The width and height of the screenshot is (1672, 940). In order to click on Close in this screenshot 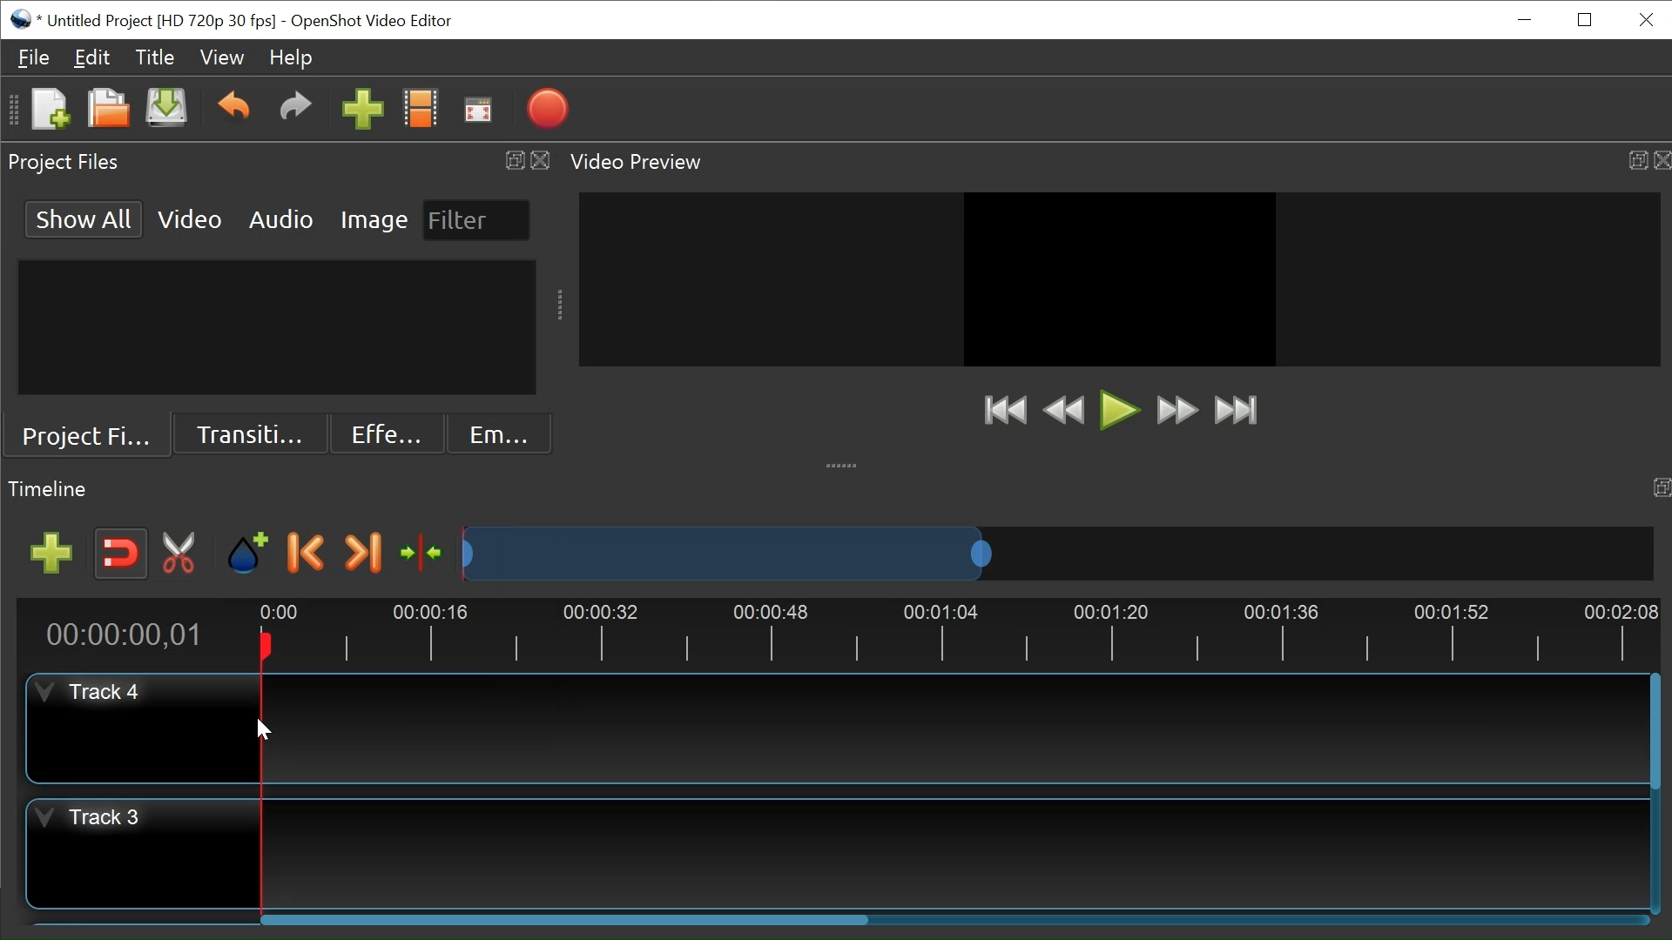, I will do `click(1643, 19)`.